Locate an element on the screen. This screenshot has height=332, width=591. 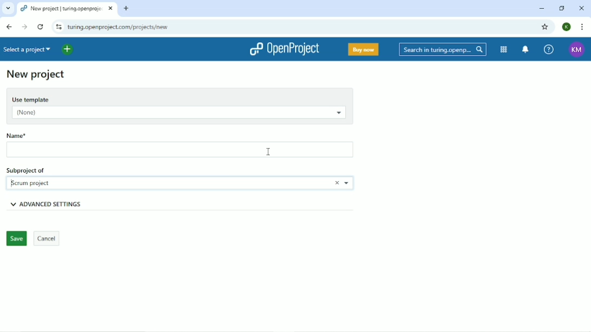
OpenProject is located at coordinates (285, 49).